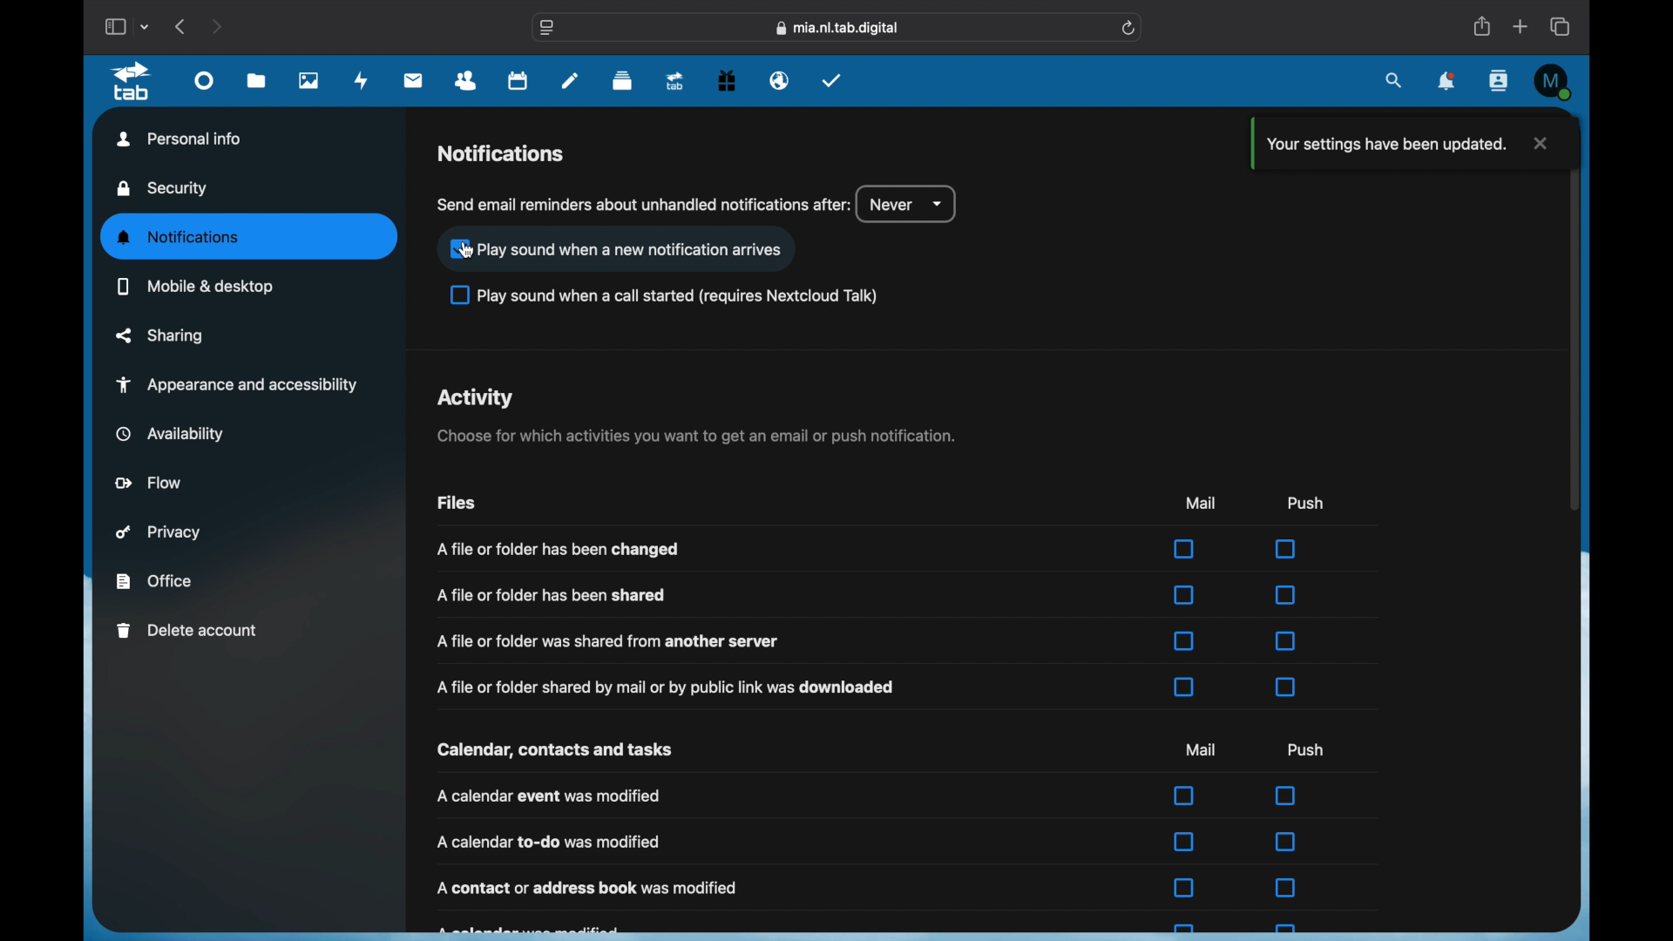 This screenshot has height=941, width=1673. I want to click on checkbox, so click(665, 296).